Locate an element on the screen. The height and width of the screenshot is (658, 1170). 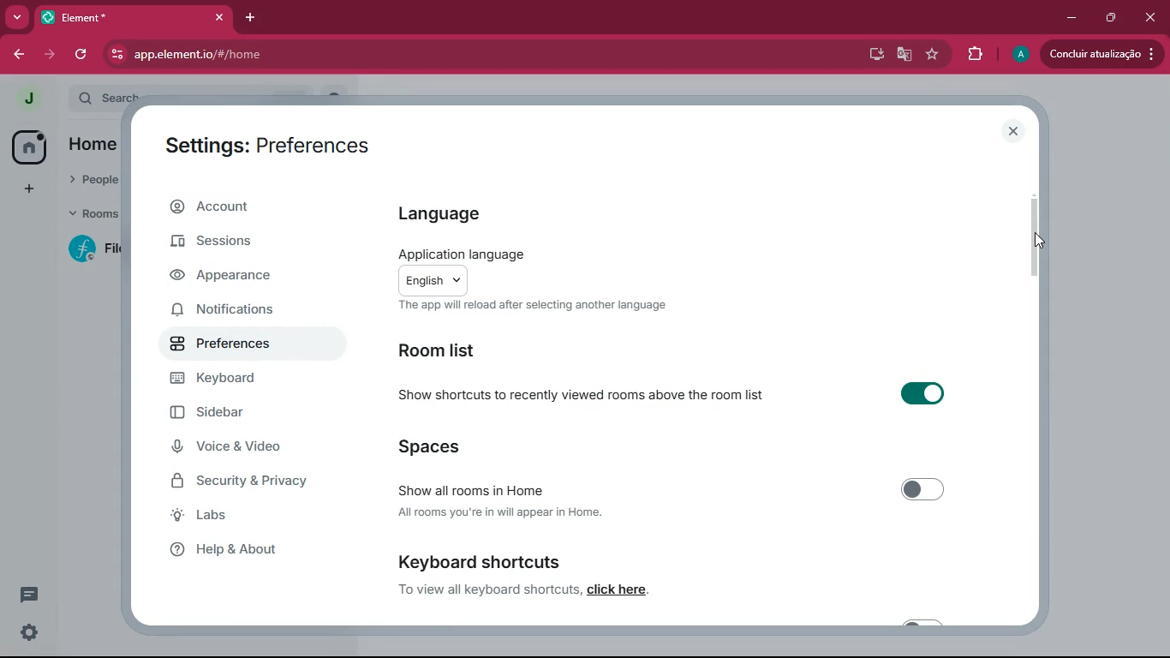
rooms is located at coordinates (88, 216).